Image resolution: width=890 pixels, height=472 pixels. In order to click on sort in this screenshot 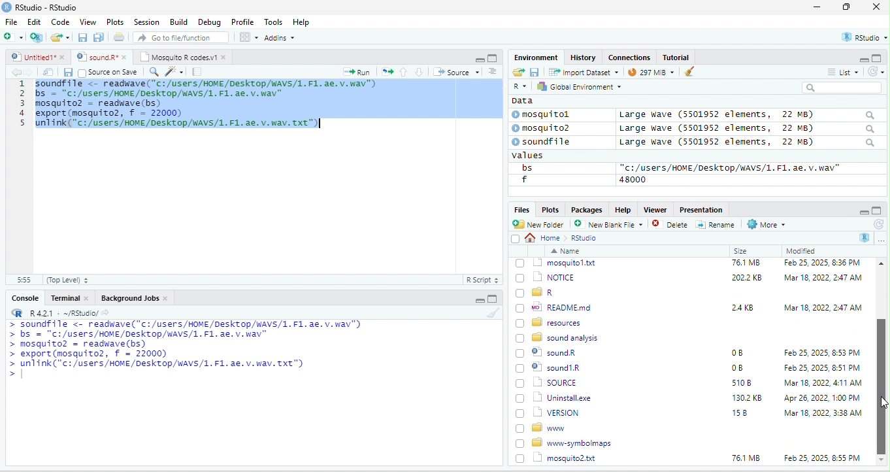, I will do `click(492, 71)`.